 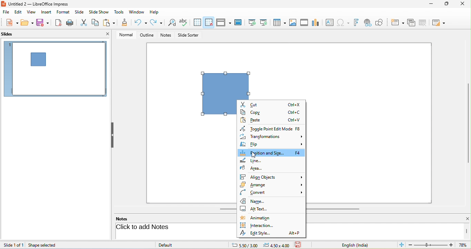 I want to click on copy, so click(x=272, y=112).